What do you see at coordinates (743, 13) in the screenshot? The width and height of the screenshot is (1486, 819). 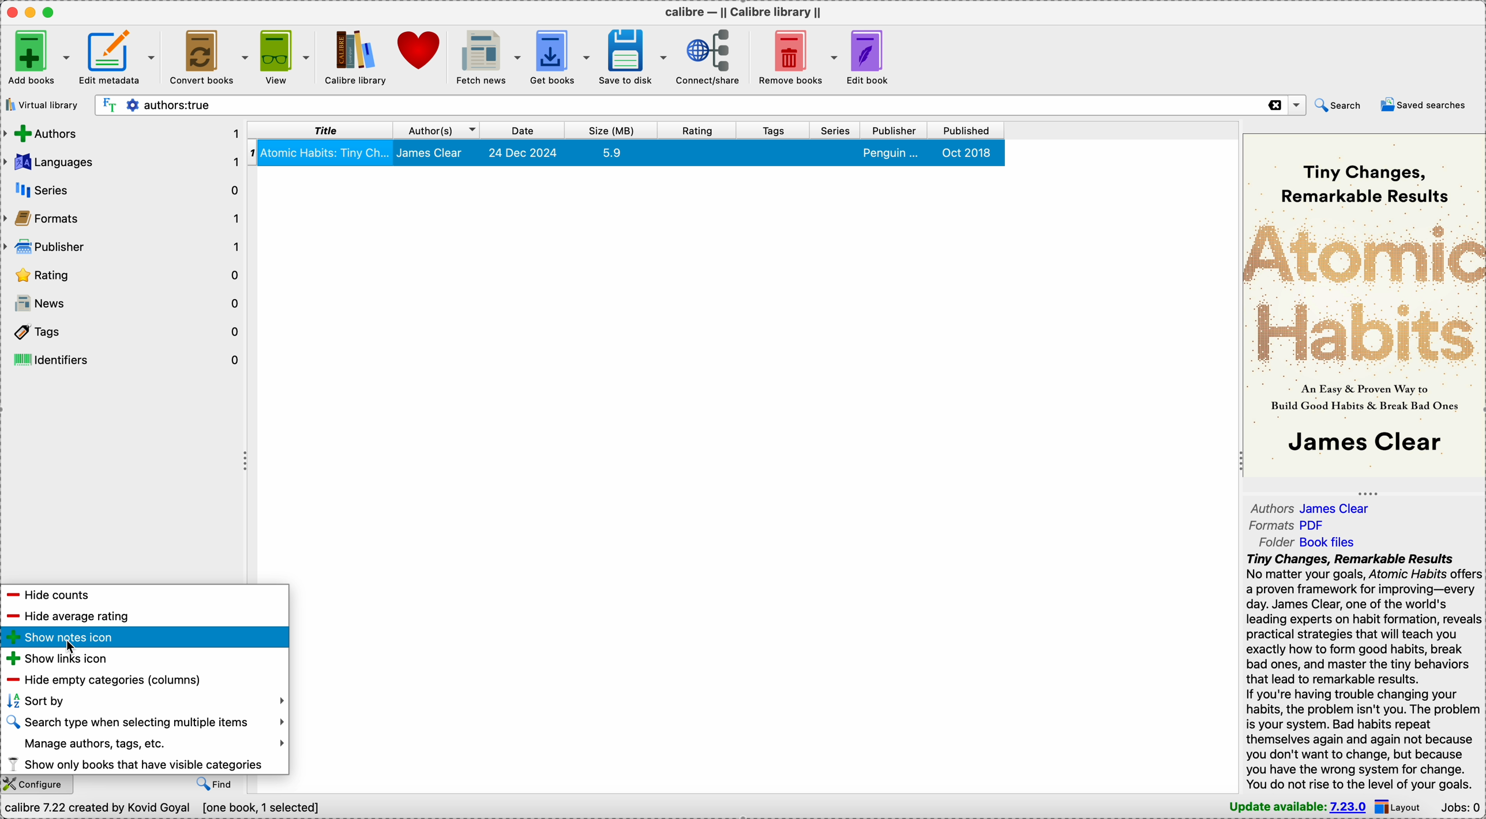 I see `Calibre - || calibre library ||` at bounding box center [743, 13].